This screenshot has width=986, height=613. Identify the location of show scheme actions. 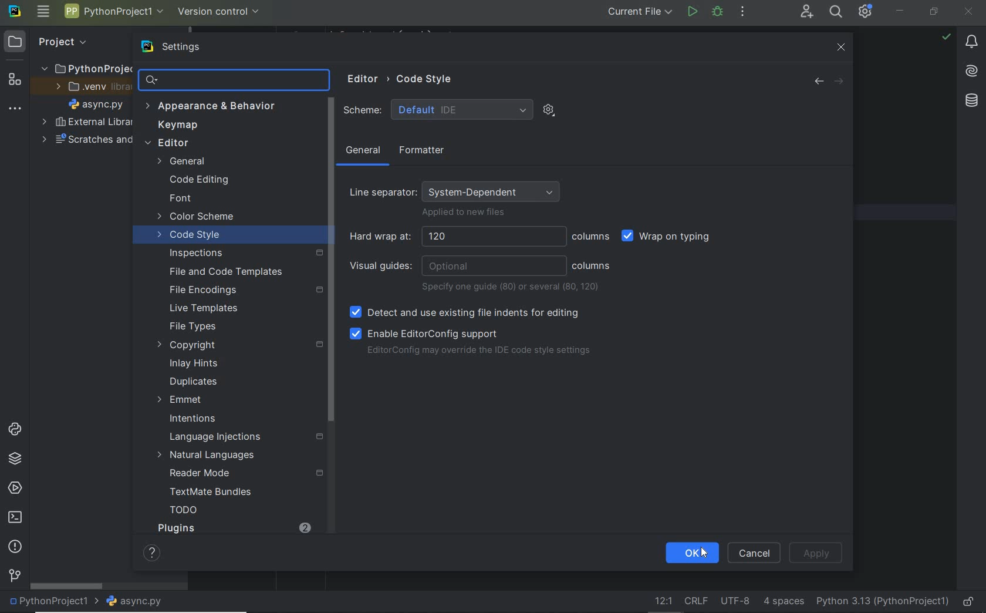
(548, 109).